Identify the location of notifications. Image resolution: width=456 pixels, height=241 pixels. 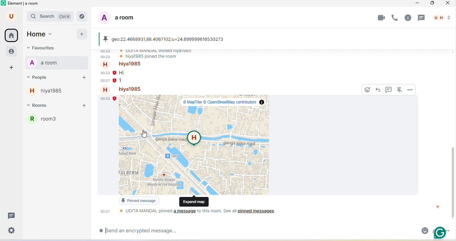
(85, 62).